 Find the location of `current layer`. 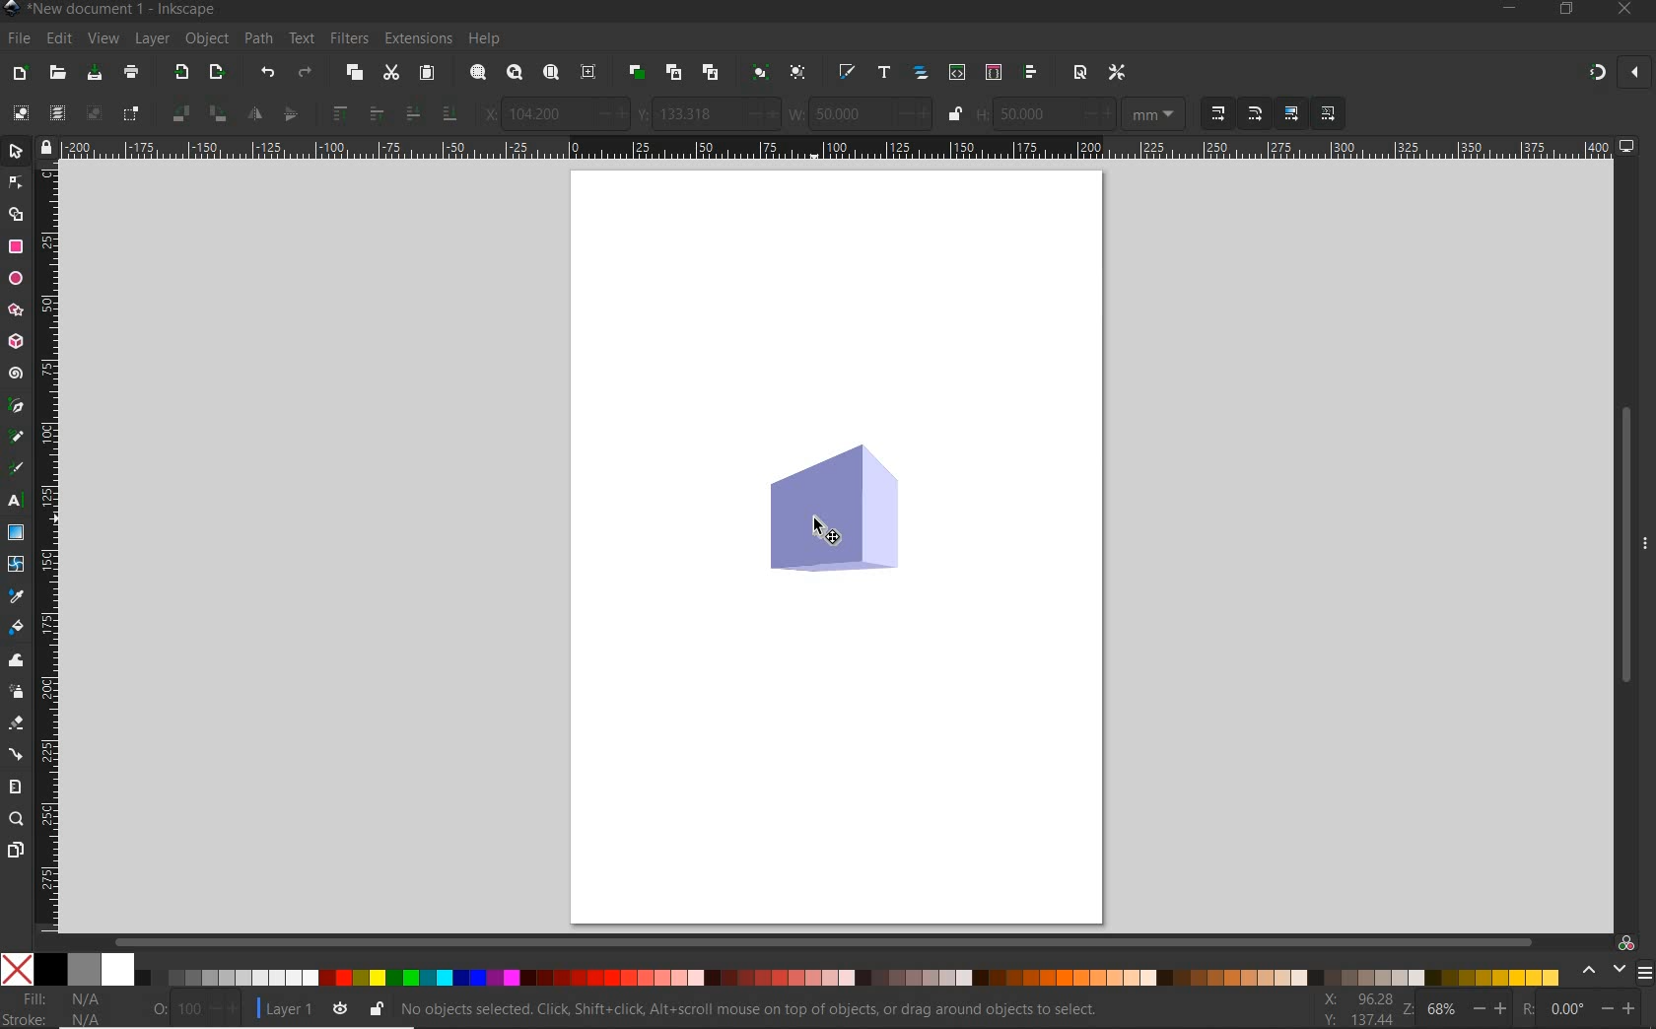

current layer is located at coordinates (289, 1009).